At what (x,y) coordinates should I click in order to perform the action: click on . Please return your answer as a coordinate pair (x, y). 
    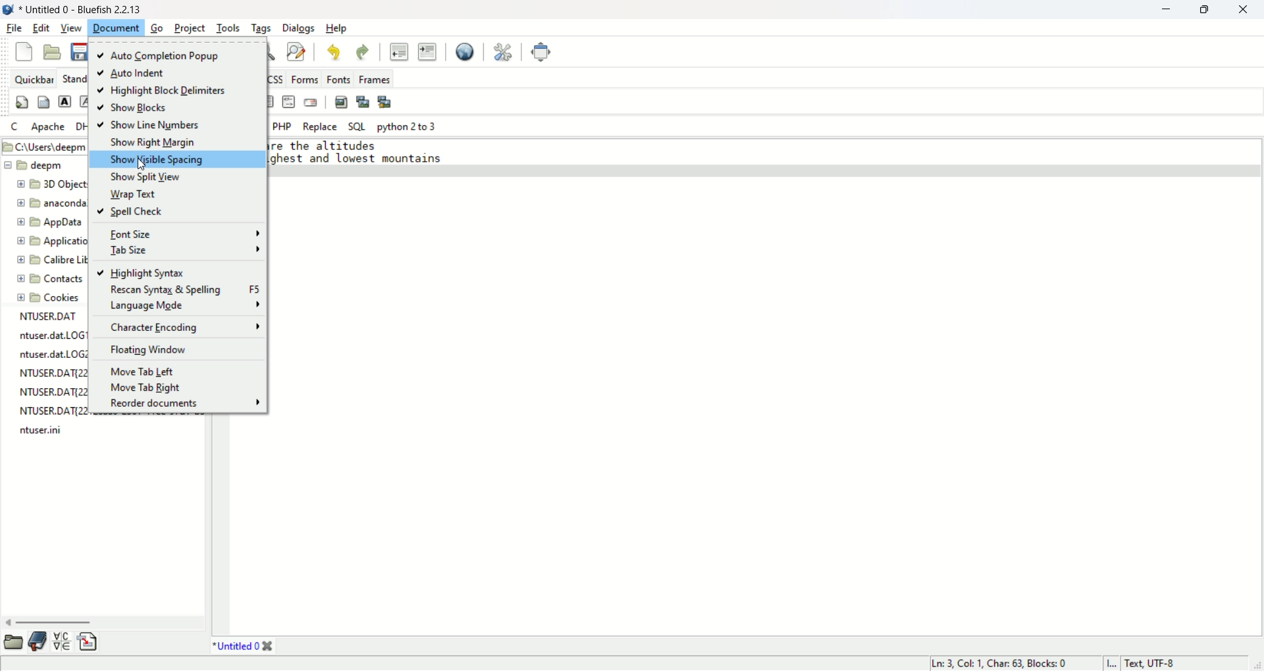
    Looking at the image, I should click on (185, 405).